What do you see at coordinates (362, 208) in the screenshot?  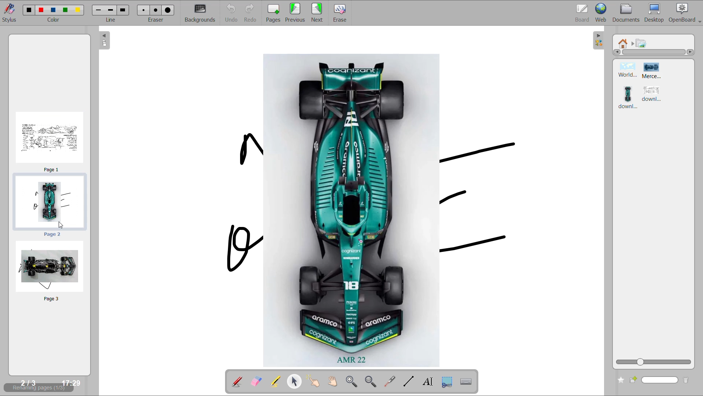 I see `image from current page` at bounding box center [362, 208].